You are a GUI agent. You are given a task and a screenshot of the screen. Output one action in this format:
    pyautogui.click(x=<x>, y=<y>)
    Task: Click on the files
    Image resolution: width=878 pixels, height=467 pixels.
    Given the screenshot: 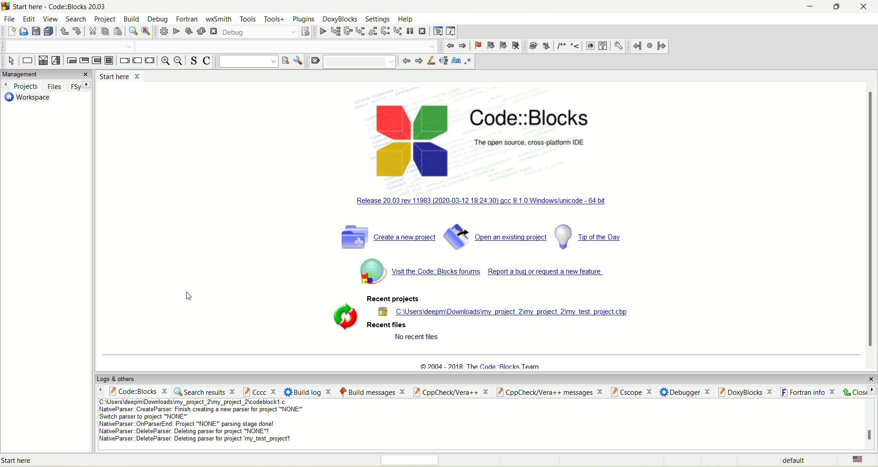 What is the action you would take?
    pyautogui.click(x=56, y=86)
    